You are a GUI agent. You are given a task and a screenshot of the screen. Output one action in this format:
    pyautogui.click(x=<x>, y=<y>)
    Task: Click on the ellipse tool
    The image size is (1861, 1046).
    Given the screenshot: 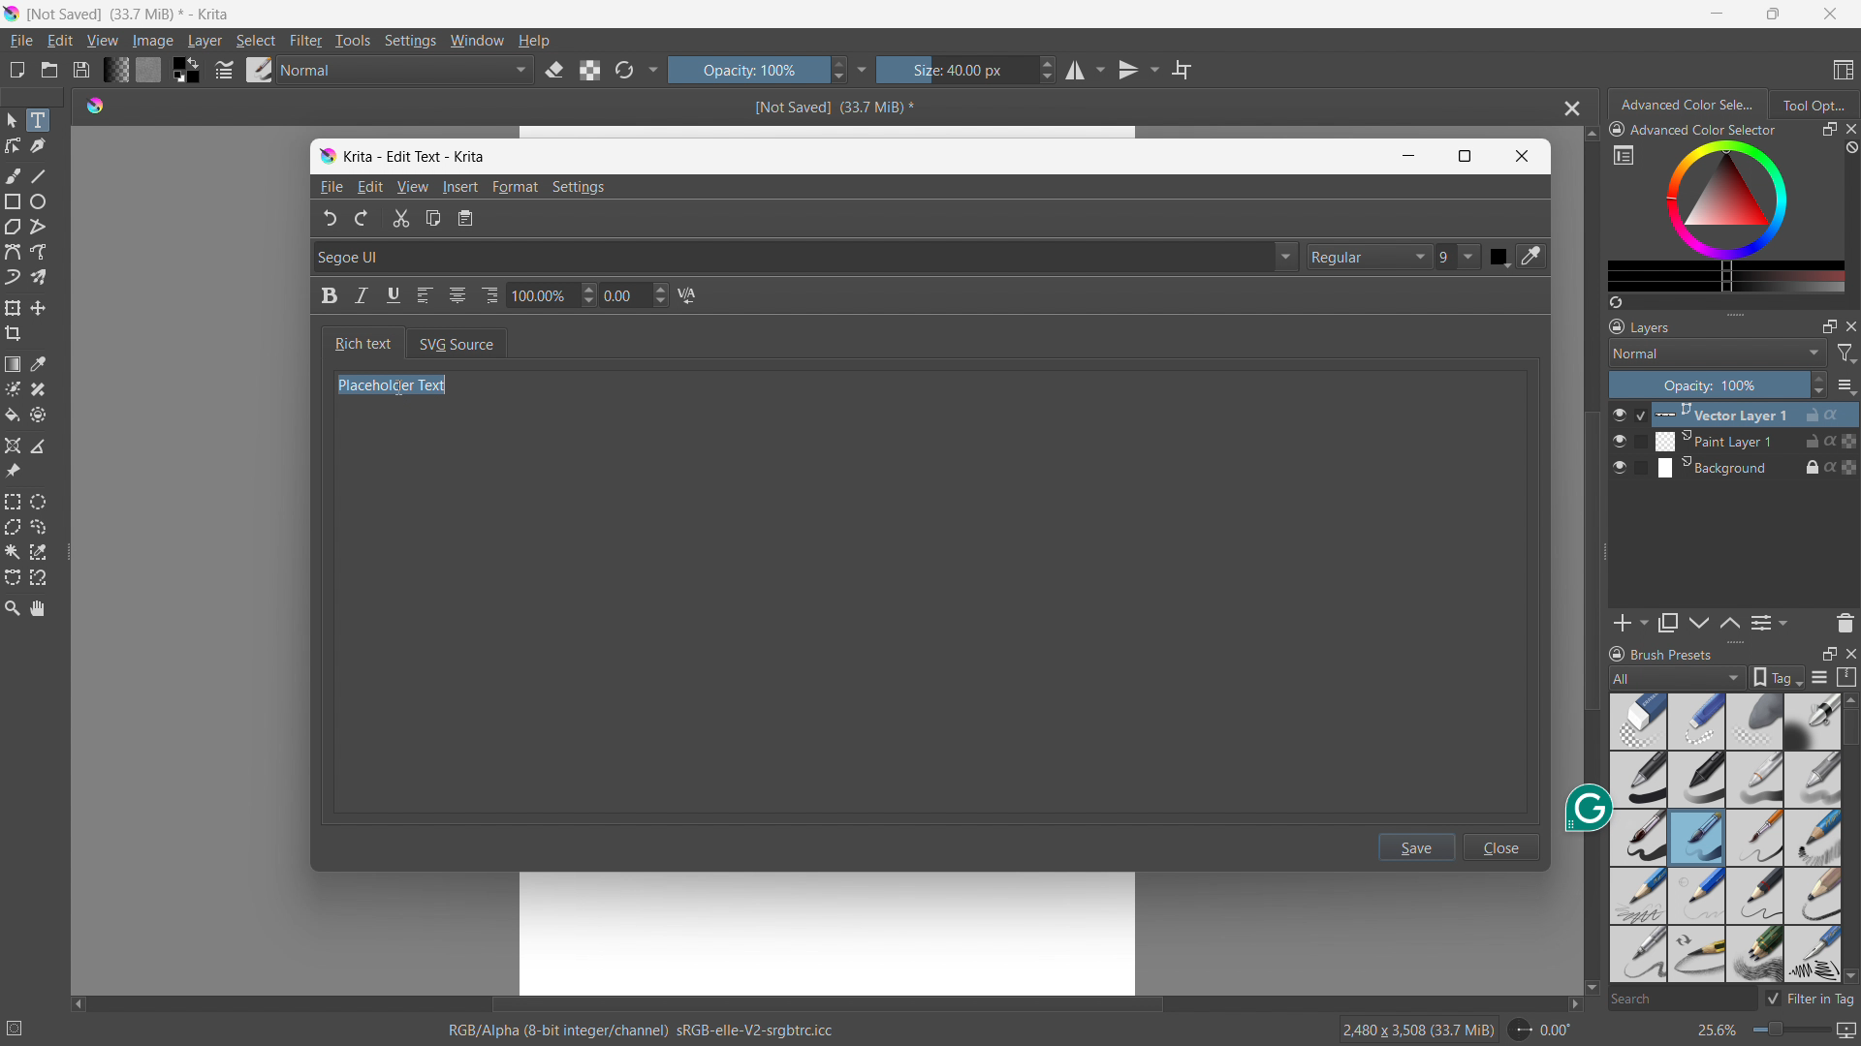 What is the action you would take?
    pyautogui.click(x=38, y=201)
    